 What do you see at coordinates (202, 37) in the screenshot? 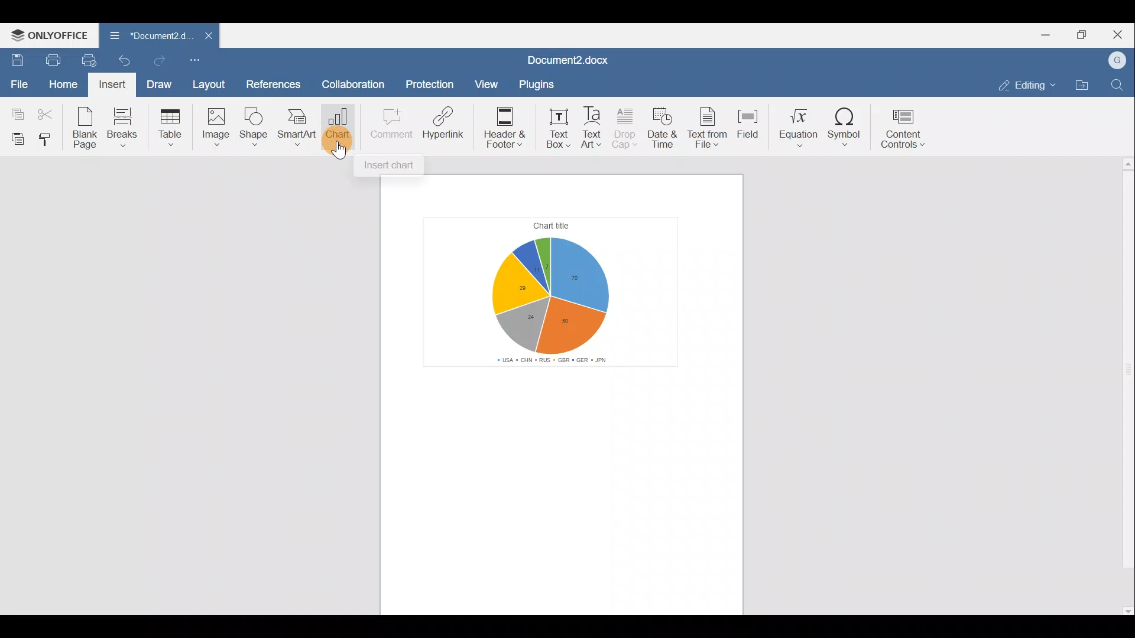
I see `Close document` at bounding box center [202, 37].